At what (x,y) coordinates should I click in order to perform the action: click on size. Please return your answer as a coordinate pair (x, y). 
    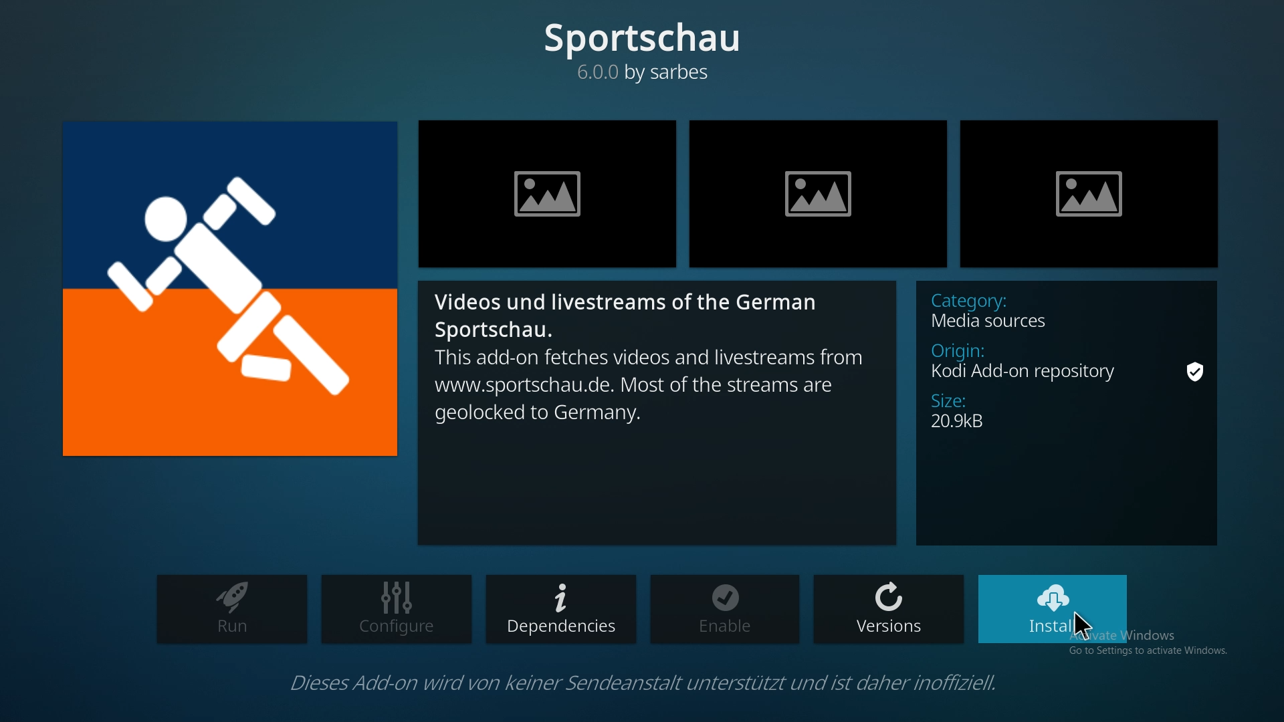
    Looking at the image, I should click on (964, 415).